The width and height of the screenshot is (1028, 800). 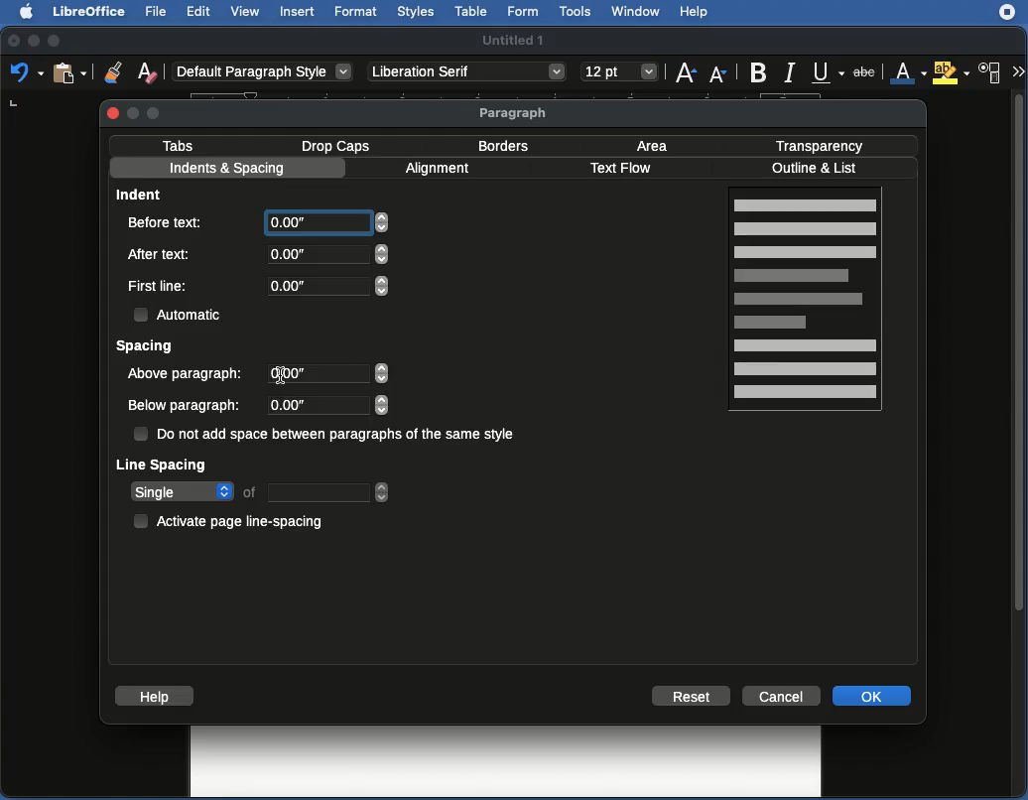 What do you see at coordinates (695, 13) in the screenshot?
I see `Help` at bounding box center [695, 13].